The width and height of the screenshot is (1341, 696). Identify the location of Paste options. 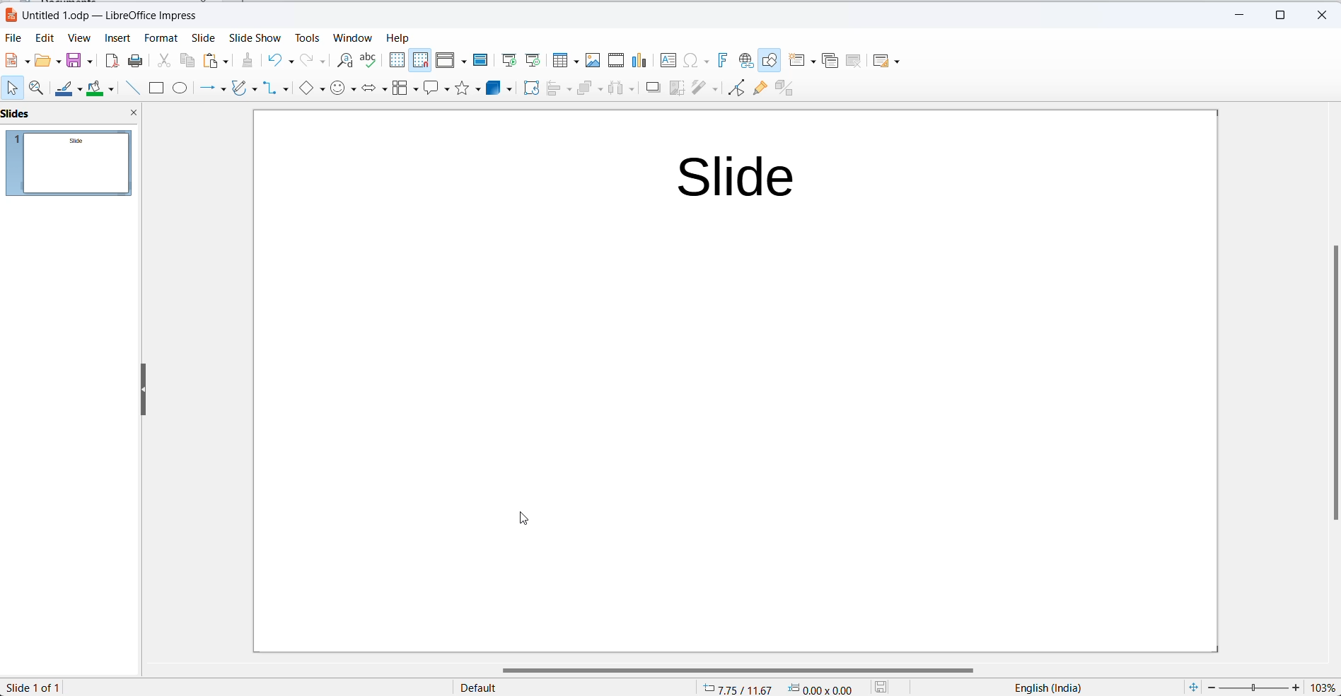
(216, 61).